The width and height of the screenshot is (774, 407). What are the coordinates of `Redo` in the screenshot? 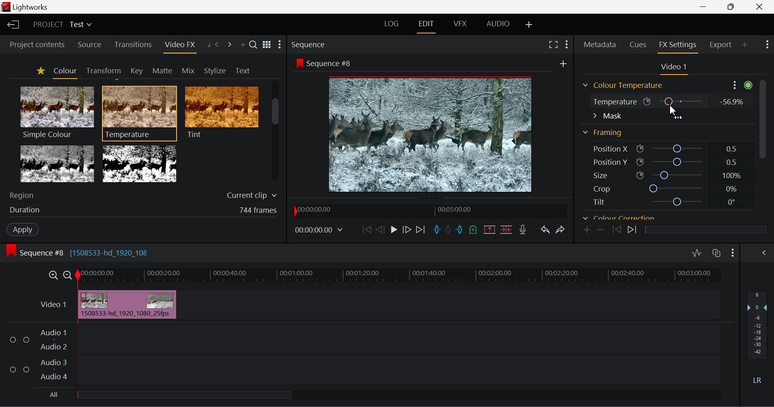 It's located at (562, 230).